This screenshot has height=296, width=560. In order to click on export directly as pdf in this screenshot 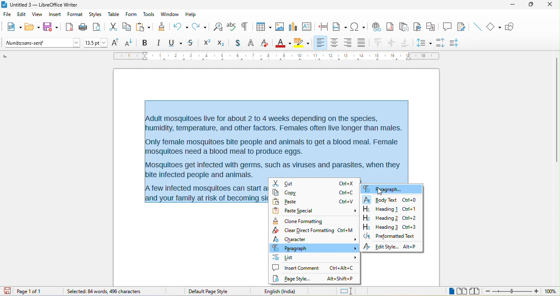, I will do `click(69, 27)`.